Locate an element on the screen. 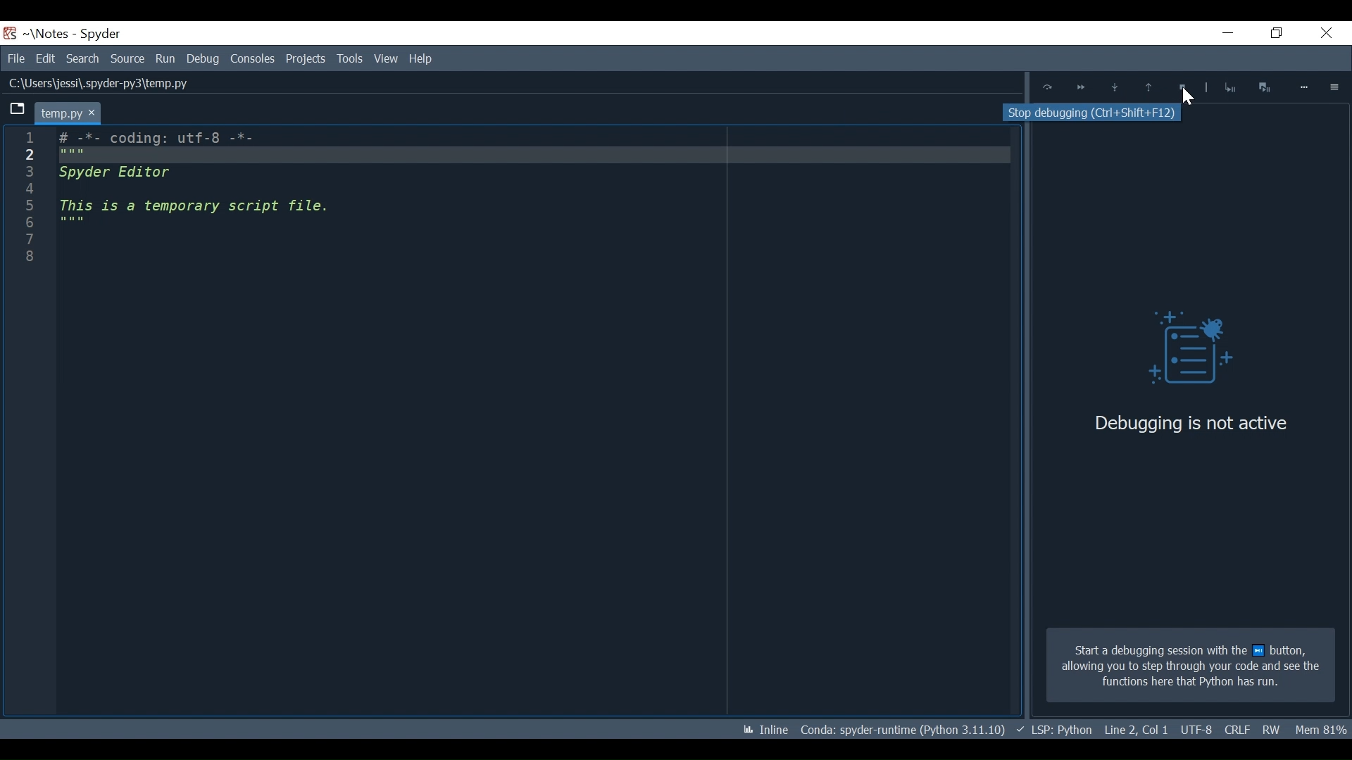 Image resolution: width=1352 pixels, height=760 pixels. Continue ExecutionUntil next breakpoint is located at coordinates (1080, 89).